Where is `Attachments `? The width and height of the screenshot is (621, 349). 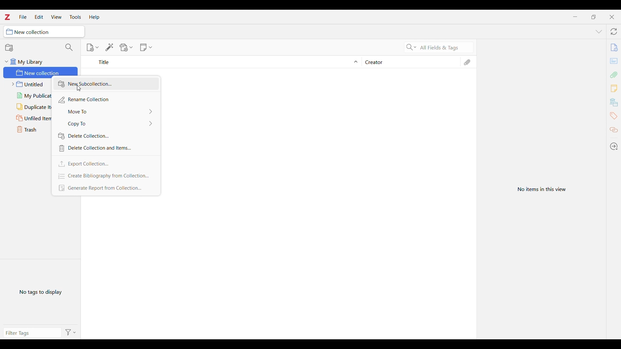
Attachments  is located at coordinates (467, 62).